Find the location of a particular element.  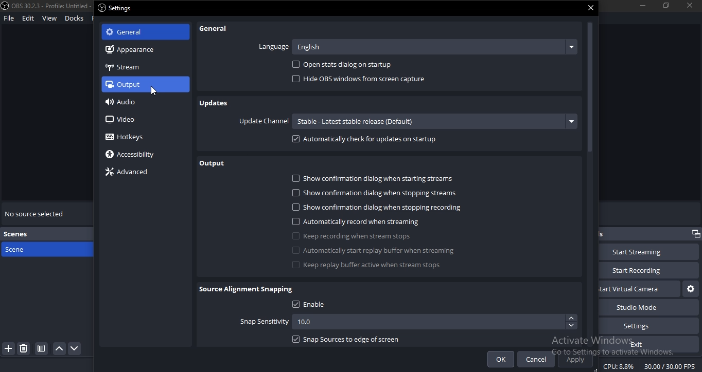

studio is located at coordinates (644, 307).